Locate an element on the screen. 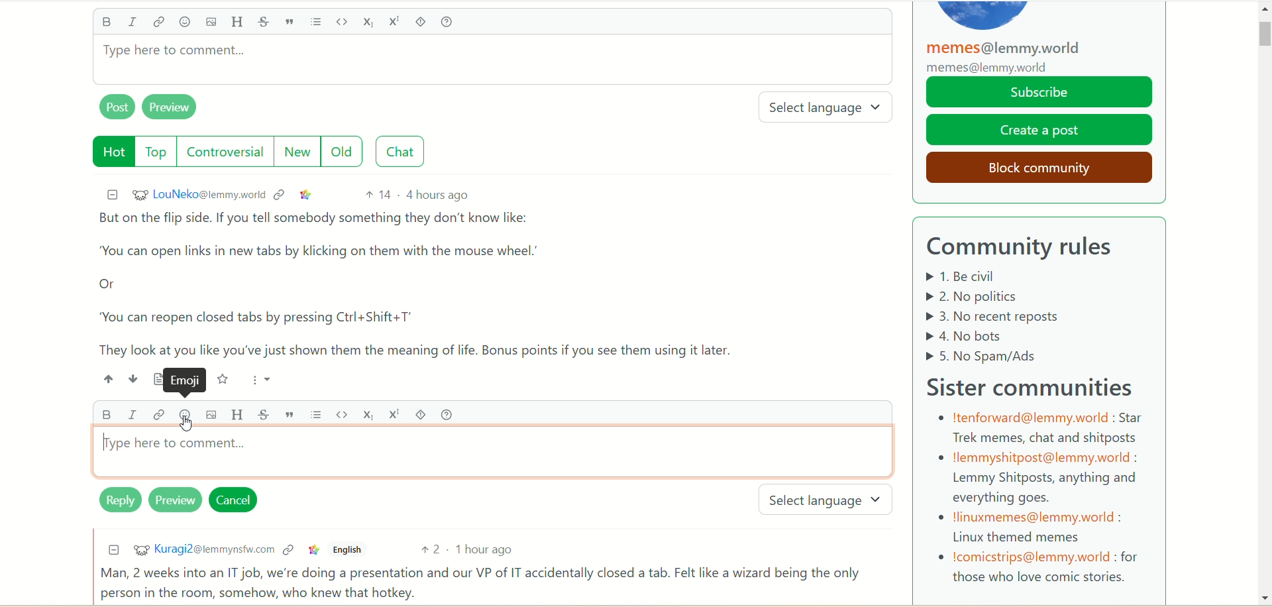  controversial is located at coordinates (229, 152).